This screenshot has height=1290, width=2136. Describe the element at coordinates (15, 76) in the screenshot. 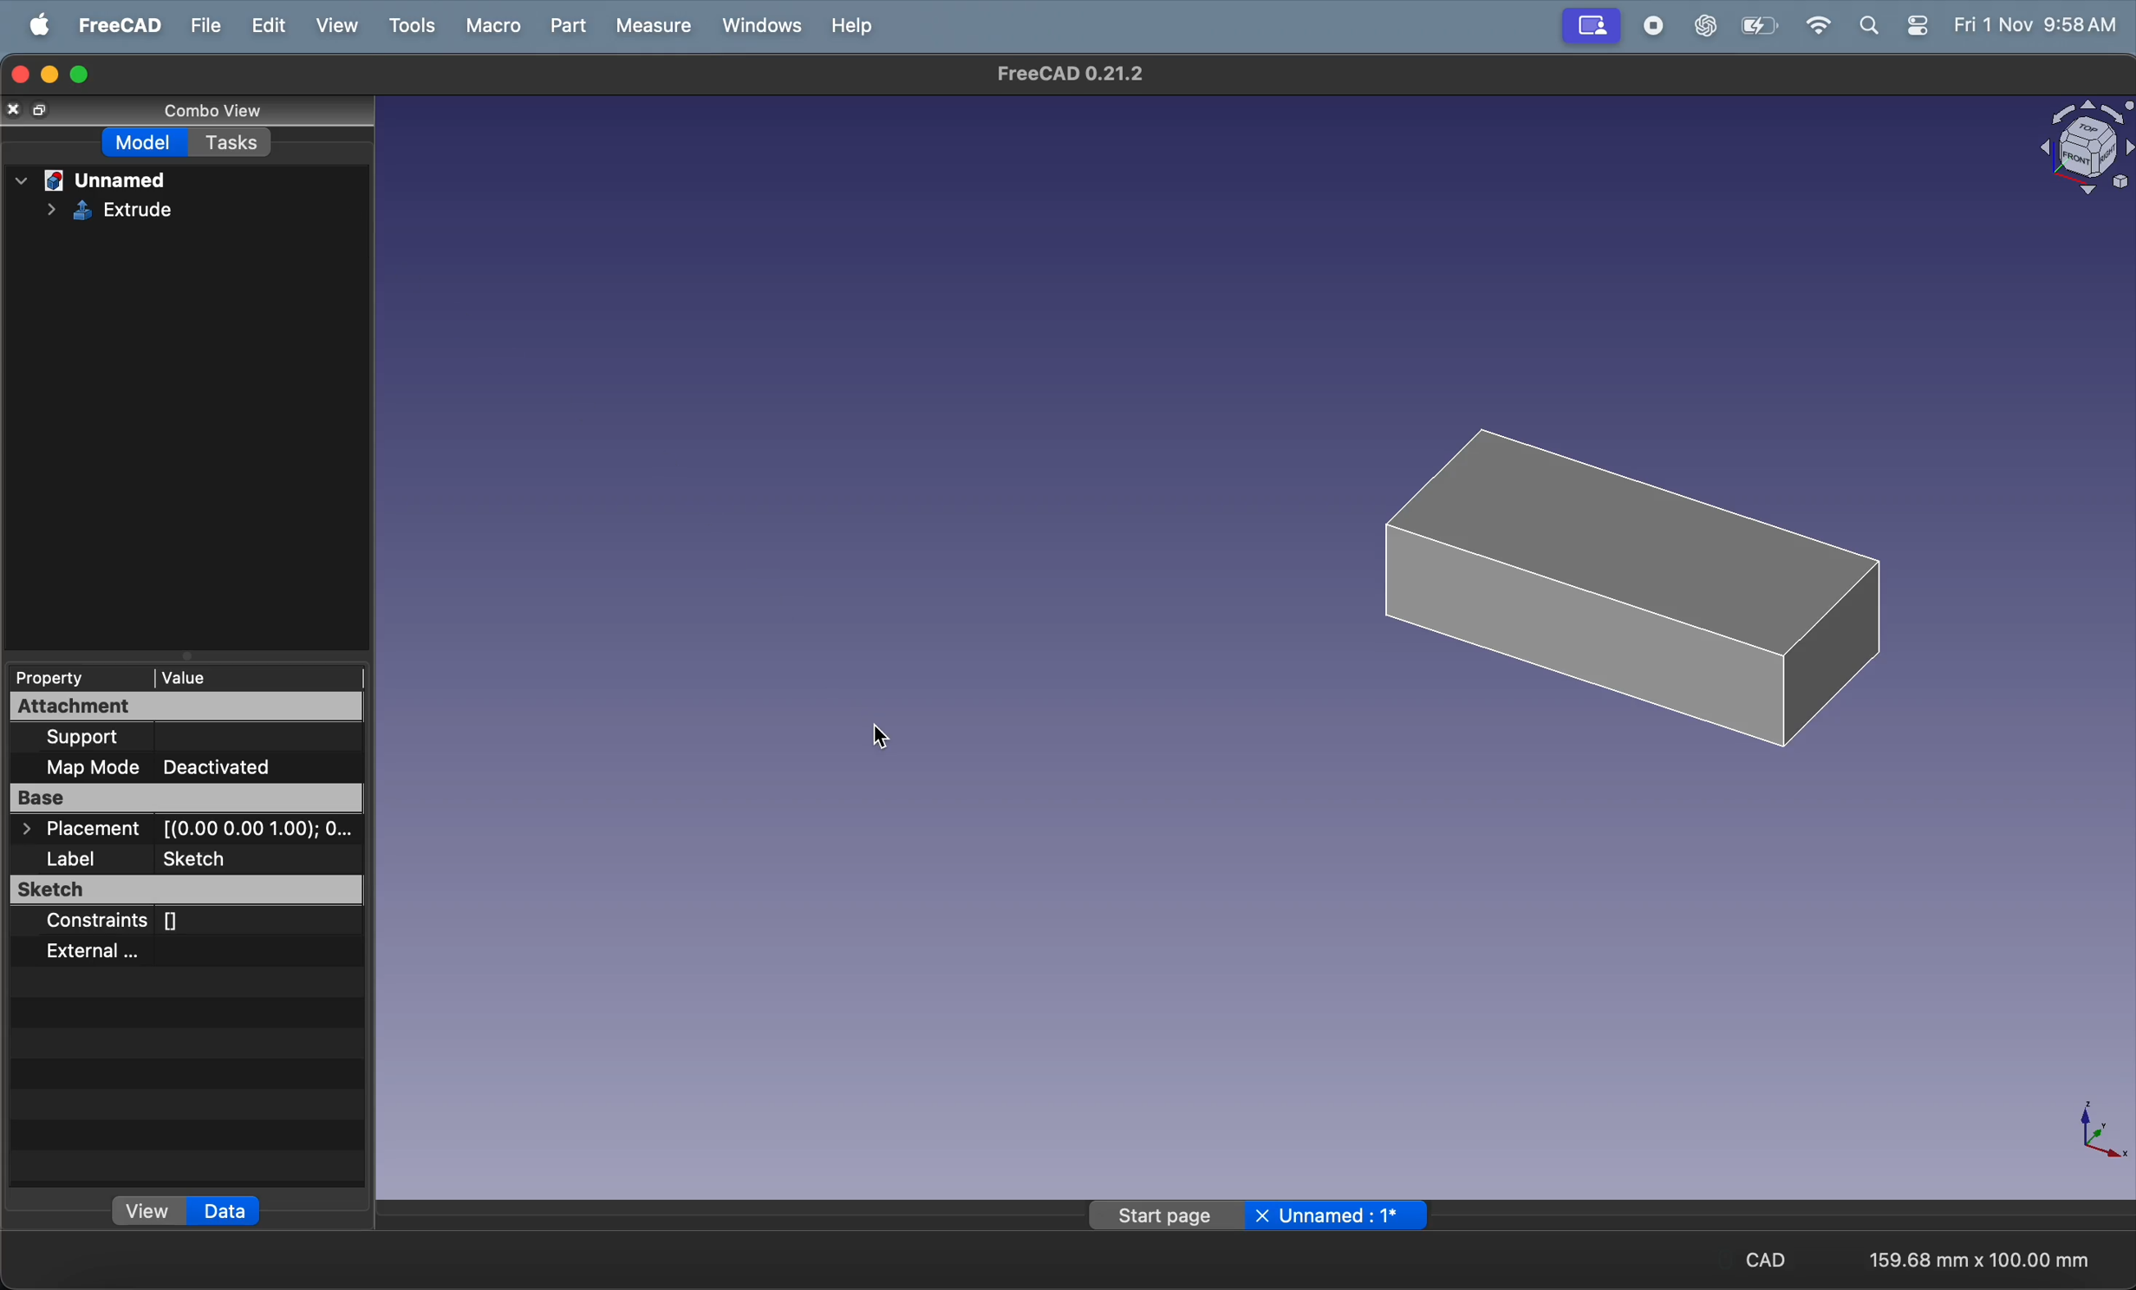

I see `closing window` at that location.